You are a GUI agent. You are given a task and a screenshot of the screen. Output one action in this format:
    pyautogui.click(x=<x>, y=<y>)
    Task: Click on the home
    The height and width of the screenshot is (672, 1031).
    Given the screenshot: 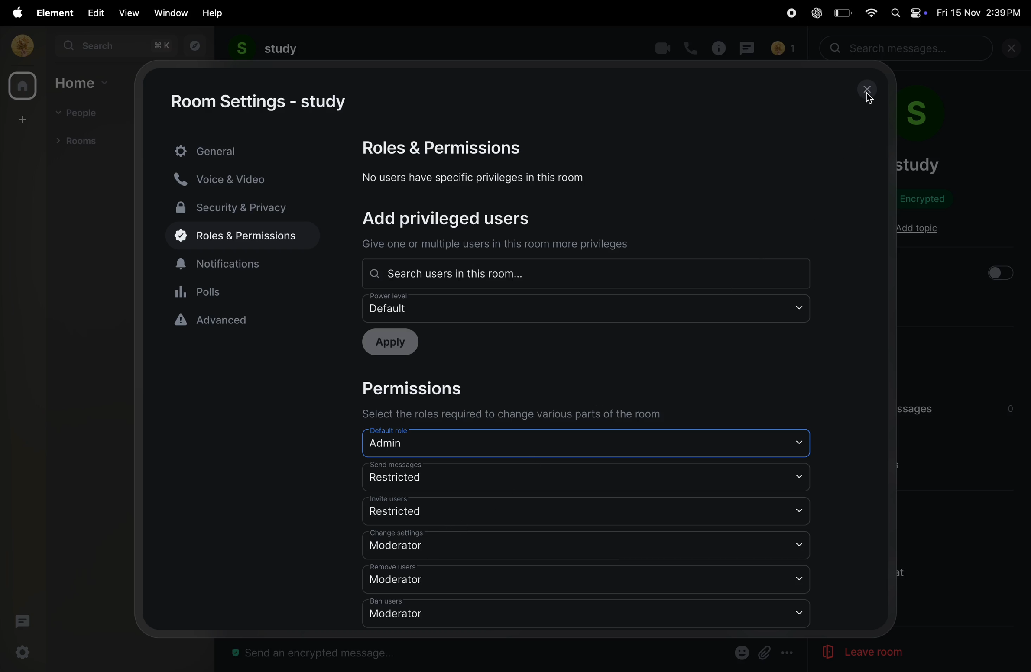 What is the action you would take?
    pyautogui.click(x=83, y=82)
    